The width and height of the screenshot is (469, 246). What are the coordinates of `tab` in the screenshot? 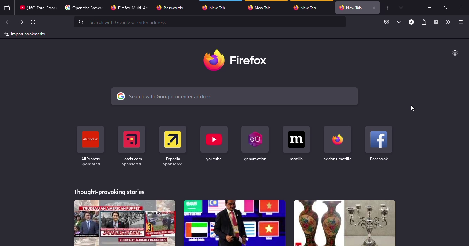 It's located at (351, 7).